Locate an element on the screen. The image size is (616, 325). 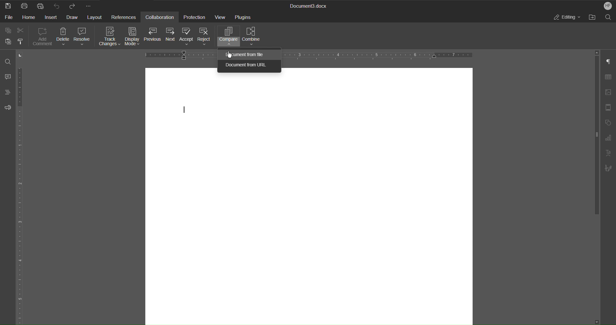
More is located at coordinates (90, 6).